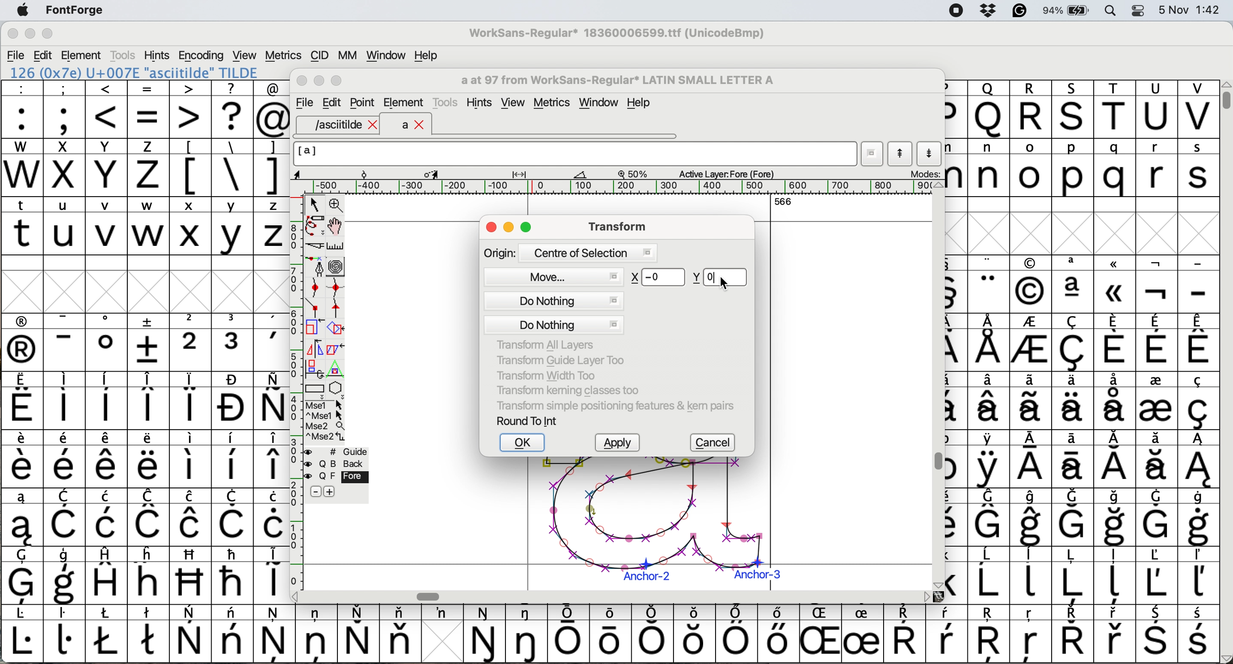  What do you see at coordinates (191, 575) in the screenshot?
I see `` at bounding box center [191, 575].